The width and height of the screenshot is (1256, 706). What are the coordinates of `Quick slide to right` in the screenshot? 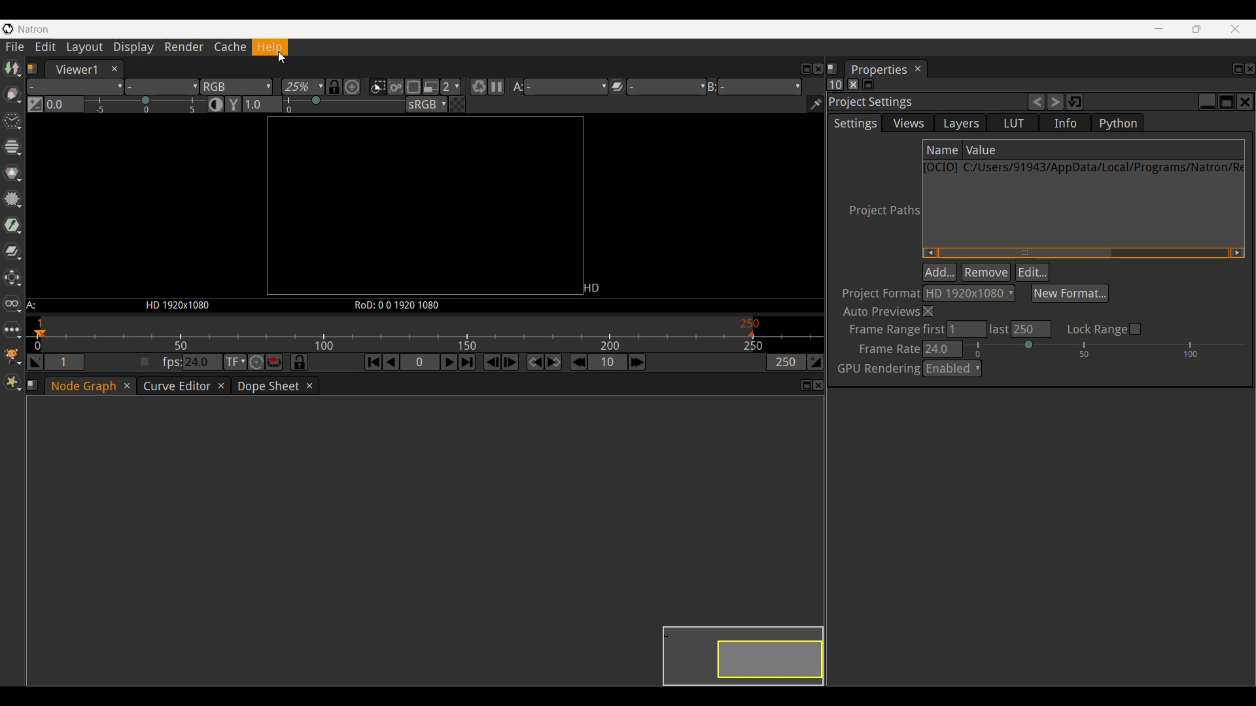 It's located at (1238, 253).